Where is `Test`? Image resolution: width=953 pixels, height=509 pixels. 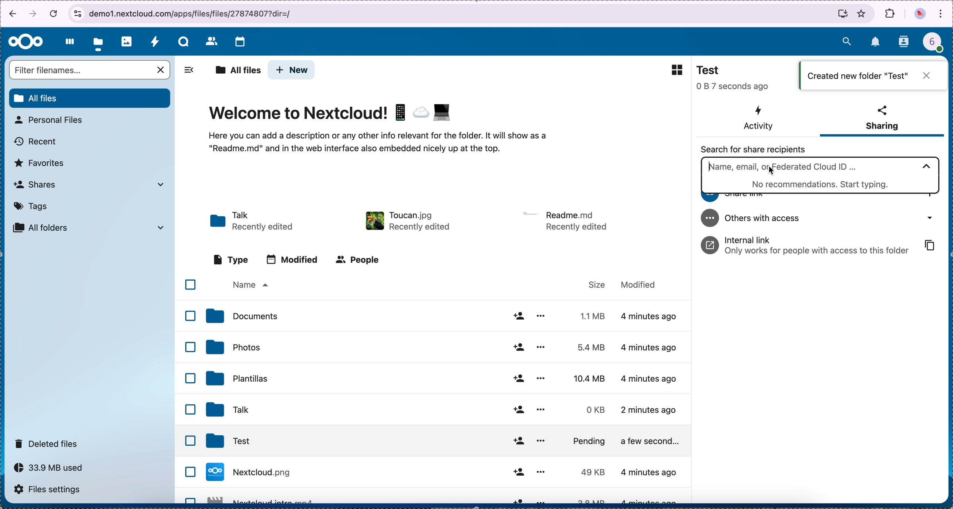
Test is located at coordinates (712, 70).